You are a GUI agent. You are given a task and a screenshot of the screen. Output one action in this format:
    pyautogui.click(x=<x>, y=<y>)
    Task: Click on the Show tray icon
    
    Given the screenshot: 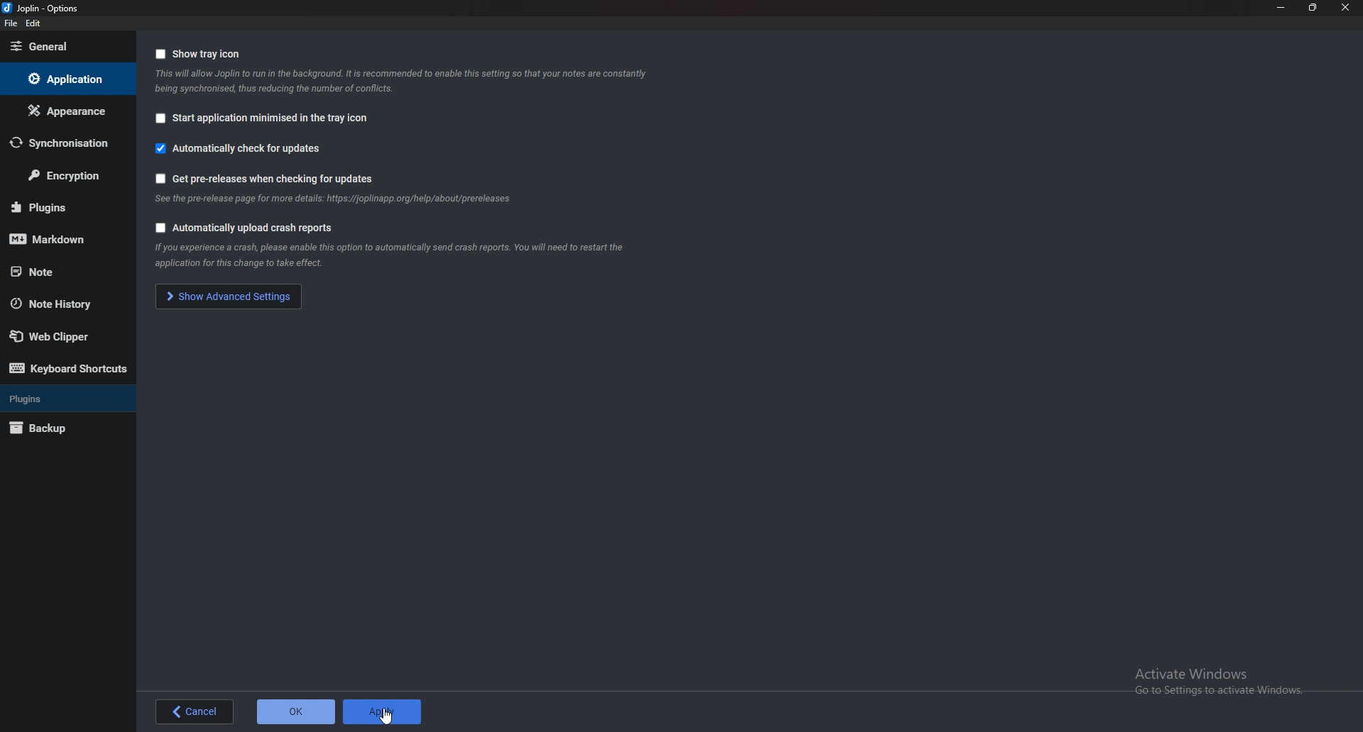 What is the action you would take?
    pyautogui.click(x=207, y=54)
    